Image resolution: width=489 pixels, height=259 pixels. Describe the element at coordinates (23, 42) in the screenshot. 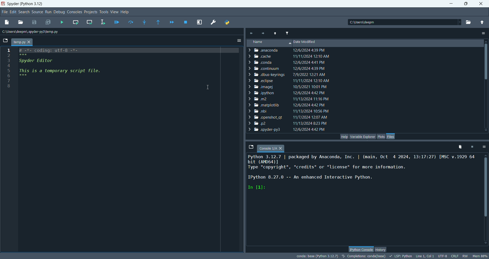

I see `temp.py` at that location.